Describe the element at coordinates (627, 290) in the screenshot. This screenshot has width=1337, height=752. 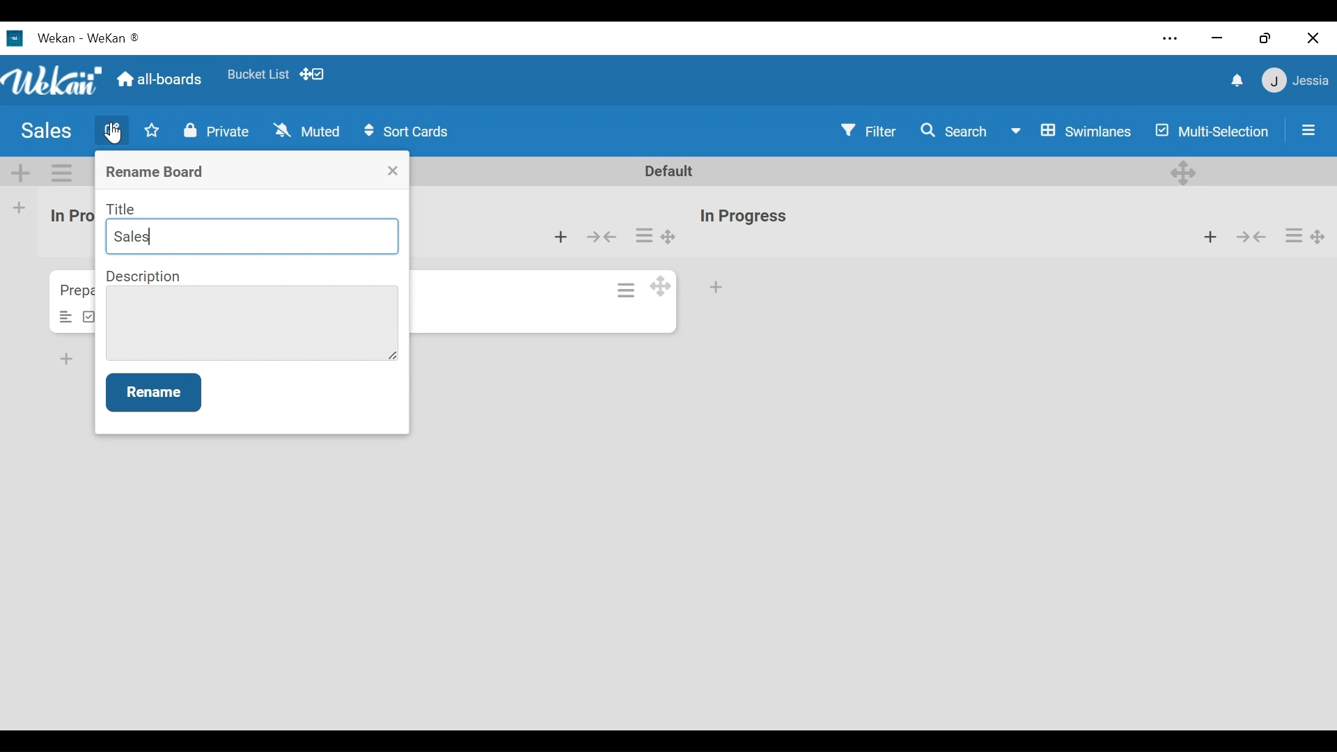
I see `Card actions` at that location.